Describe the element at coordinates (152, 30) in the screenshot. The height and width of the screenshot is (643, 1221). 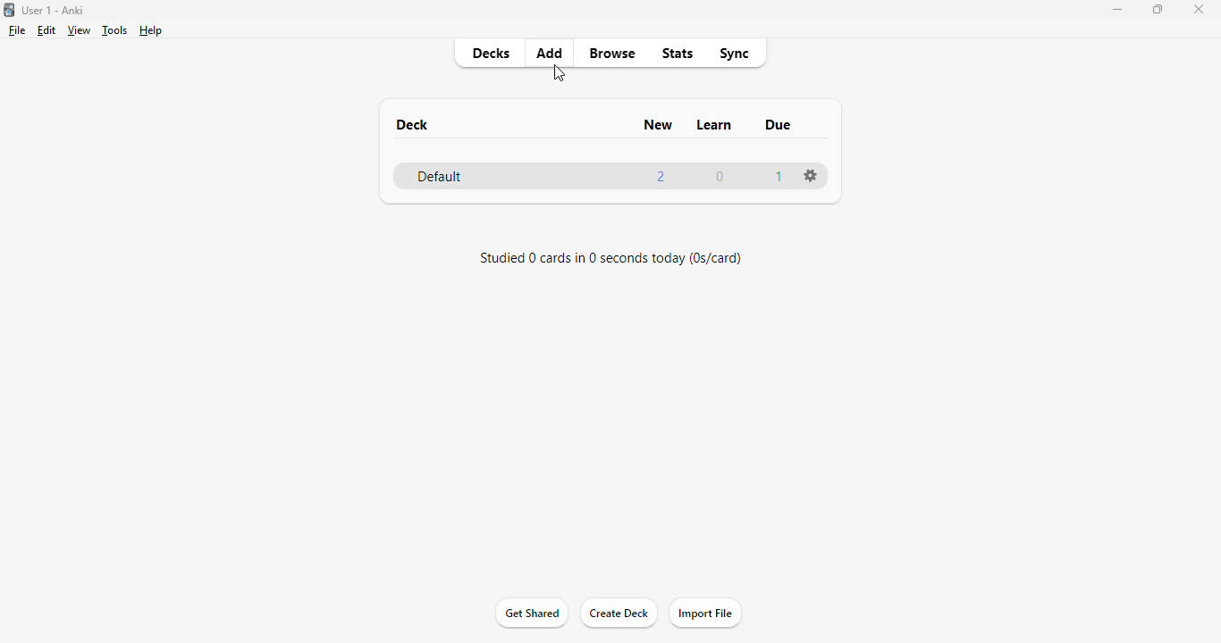
I see `help` at that location.